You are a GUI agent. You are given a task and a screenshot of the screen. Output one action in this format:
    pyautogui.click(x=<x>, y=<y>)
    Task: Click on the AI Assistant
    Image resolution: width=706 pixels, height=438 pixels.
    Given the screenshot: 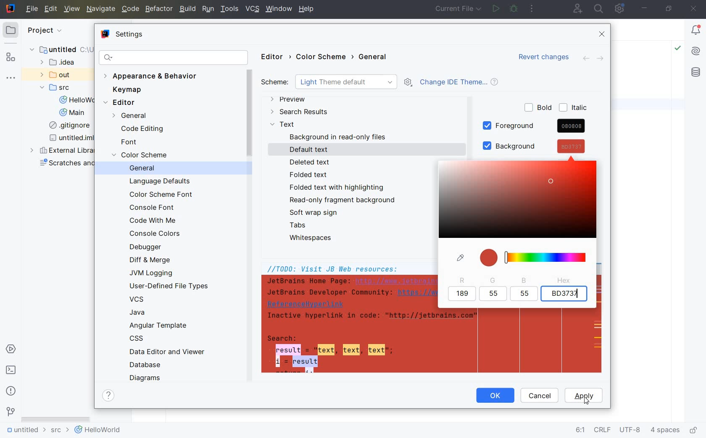 What is the action you would take?
    pyautogui.click(x=696, y=52)
    